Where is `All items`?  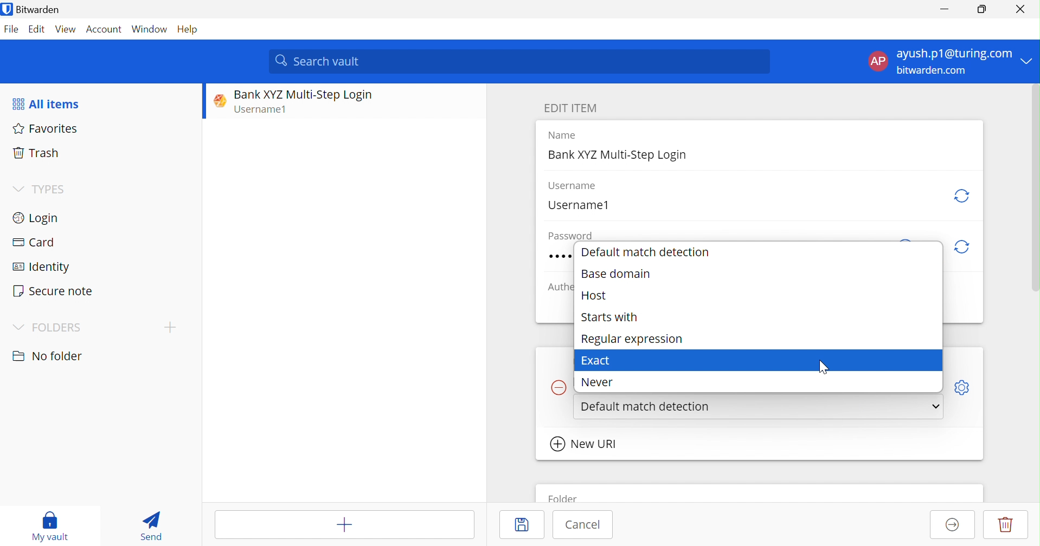
All items is located at coordinates (45, 105).